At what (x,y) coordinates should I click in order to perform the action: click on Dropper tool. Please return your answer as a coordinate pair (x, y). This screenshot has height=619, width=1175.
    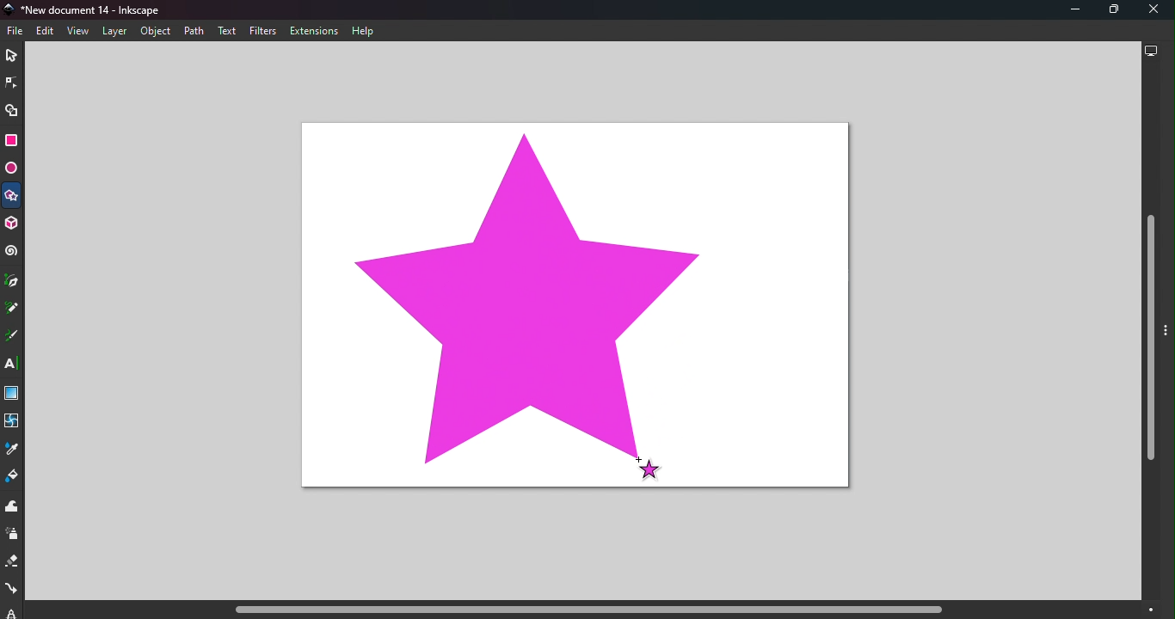
    Looking at the image, I should click on (10, 452).